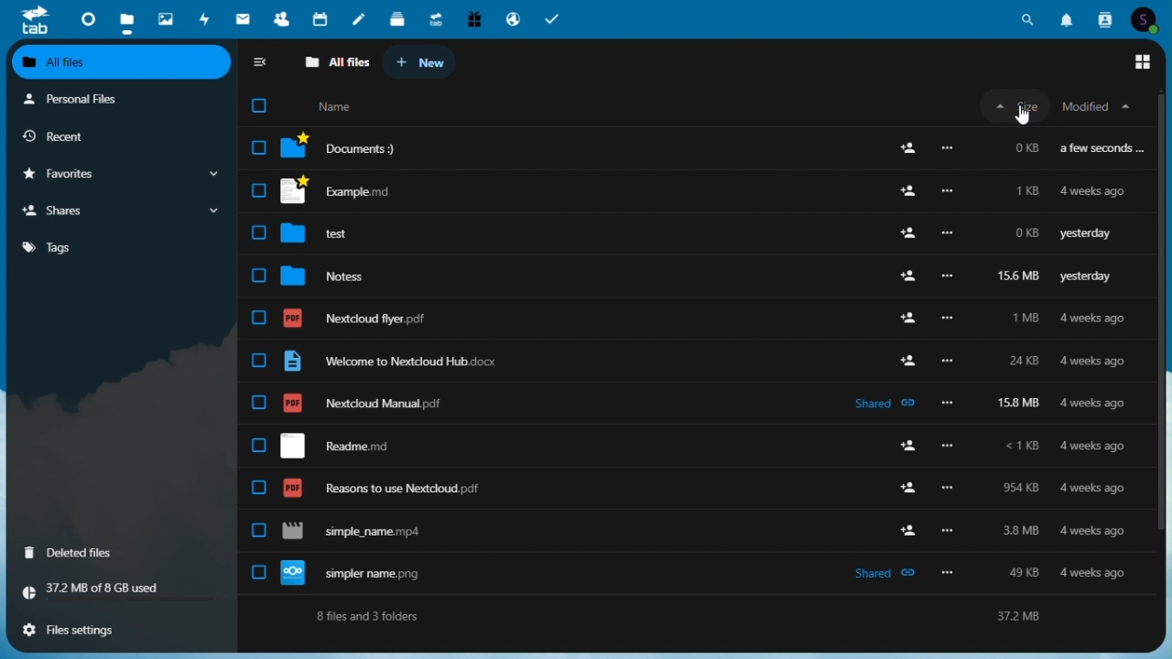 The height and width of the screenshot is (659, 1172). Describe the element at coordinates (513, 19) in the screenshot. I see `email hosting` at that location.